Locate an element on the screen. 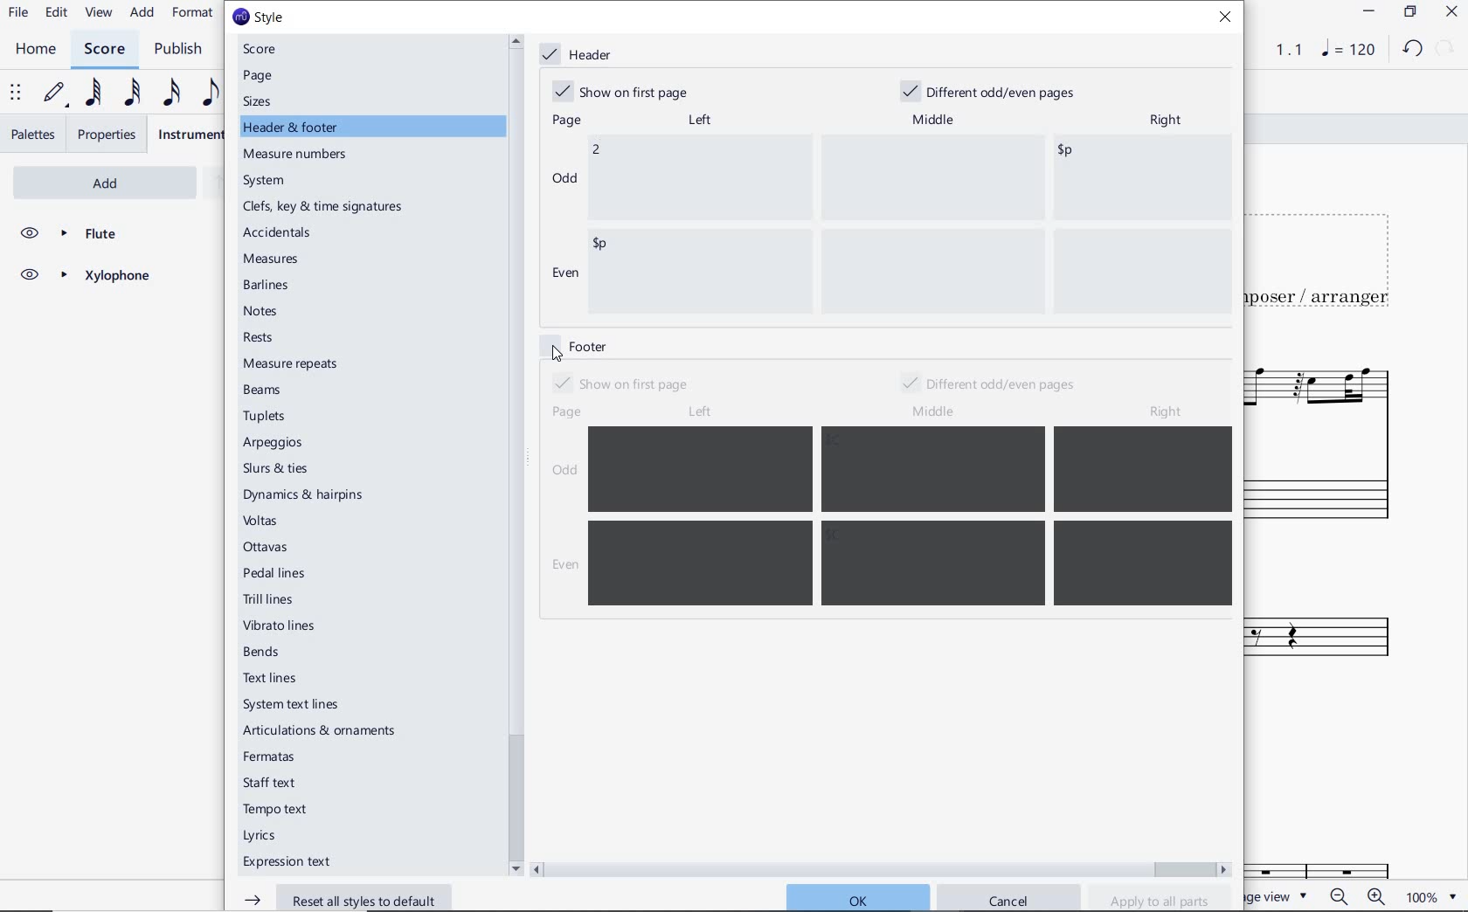 The image size is (1468, 912). RESTORE DOWN is located at coordinates (1409, 12).